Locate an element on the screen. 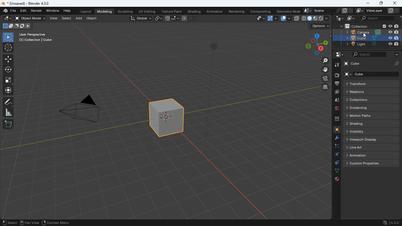  arc is located at coordinates (273, 19).